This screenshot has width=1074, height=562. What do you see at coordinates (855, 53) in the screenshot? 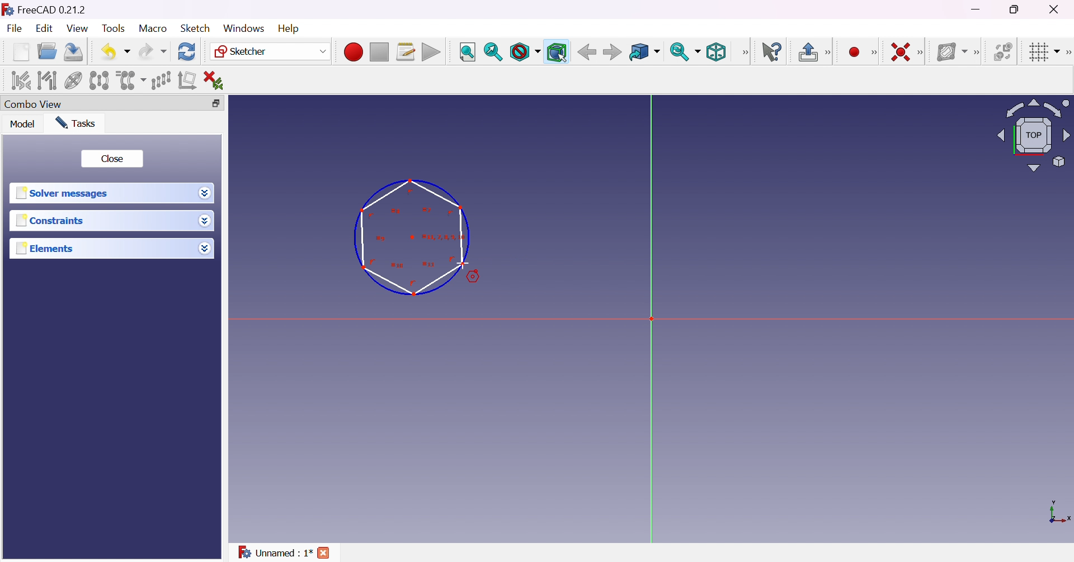
I see `Create point` at bounding box center [855, 53].